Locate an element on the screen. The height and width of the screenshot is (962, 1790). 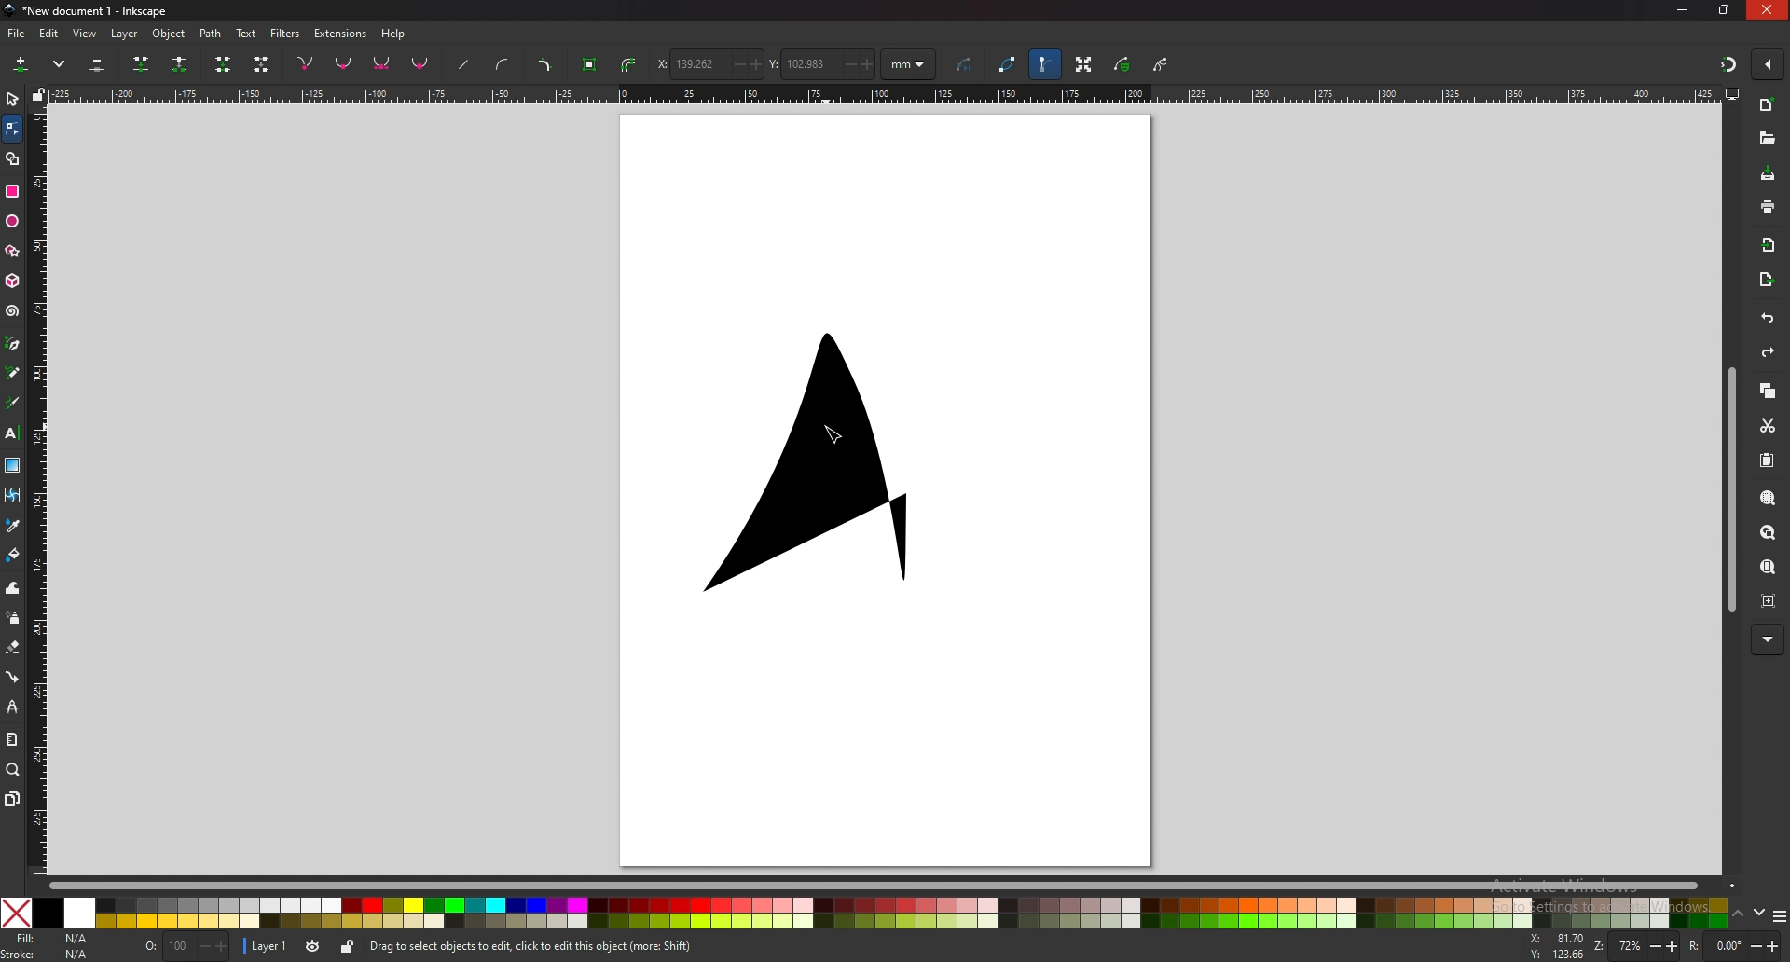
rotate is located at coordinates (1735, 945).